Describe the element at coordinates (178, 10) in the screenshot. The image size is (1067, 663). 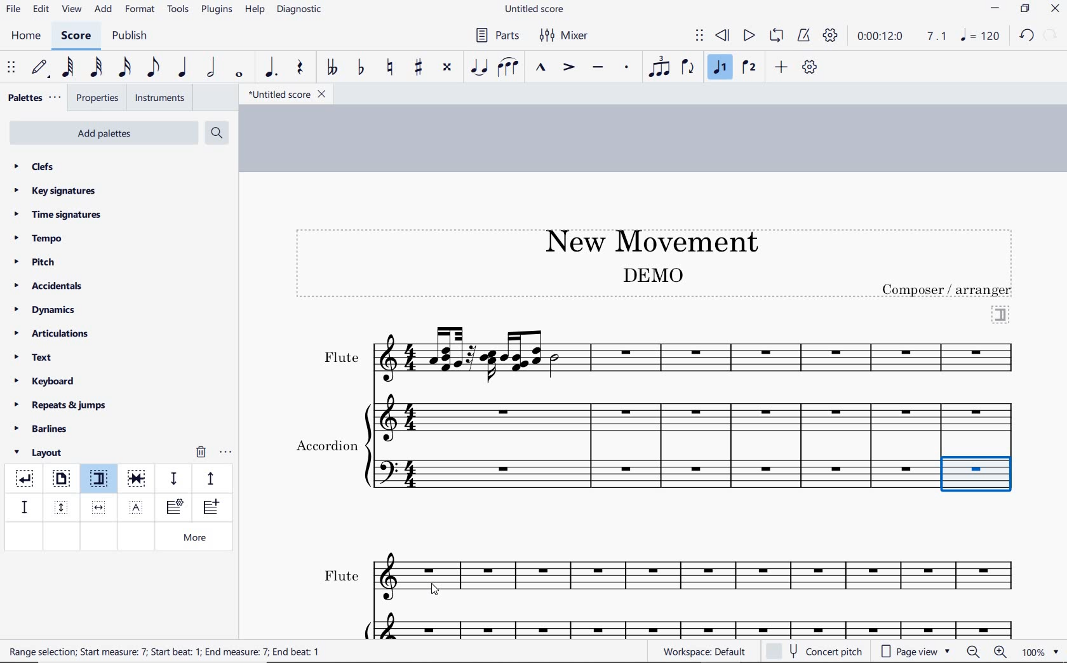
I see `tools` at that location.